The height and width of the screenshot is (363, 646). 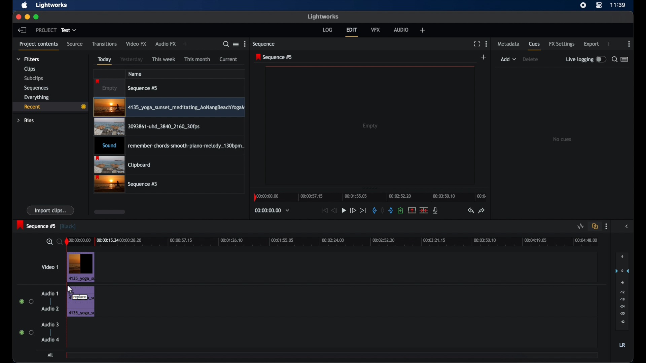 What do you see at coordinates (197, 59) in the screenshot?
I see `this month` at bounding box center [197, 59].